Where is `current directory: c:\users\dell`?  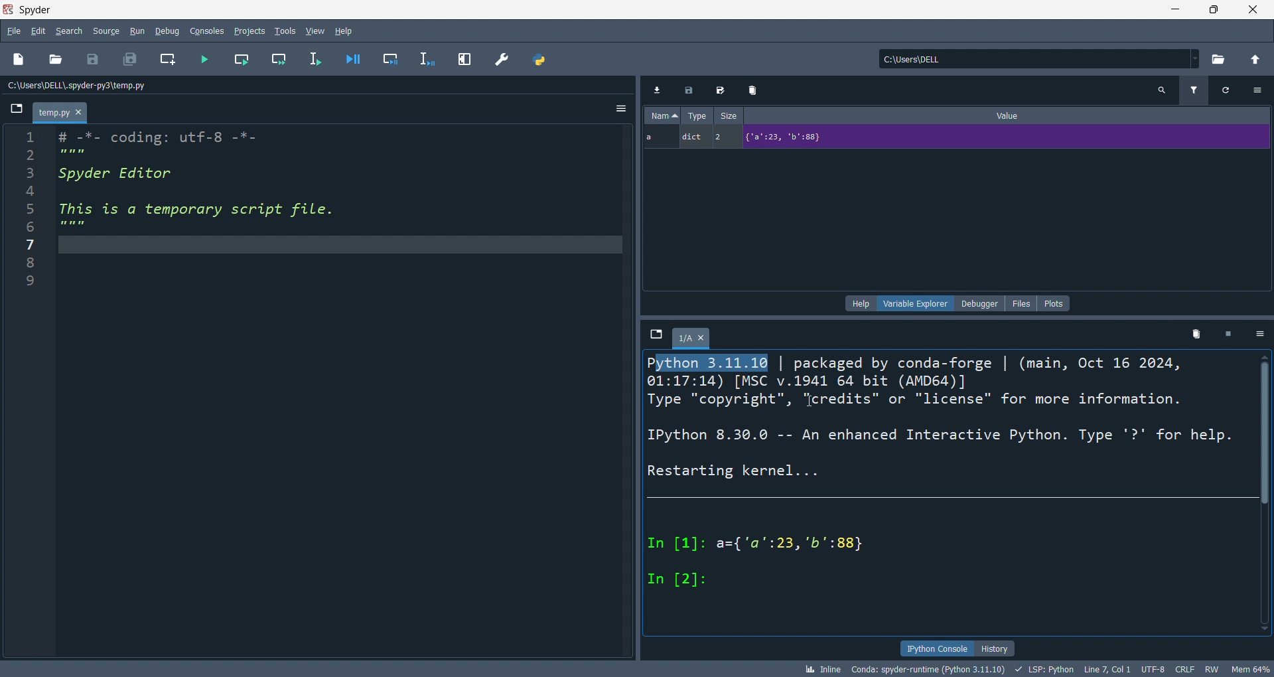
current directory: c:\users\dell is located at coordinates (1042, 60).